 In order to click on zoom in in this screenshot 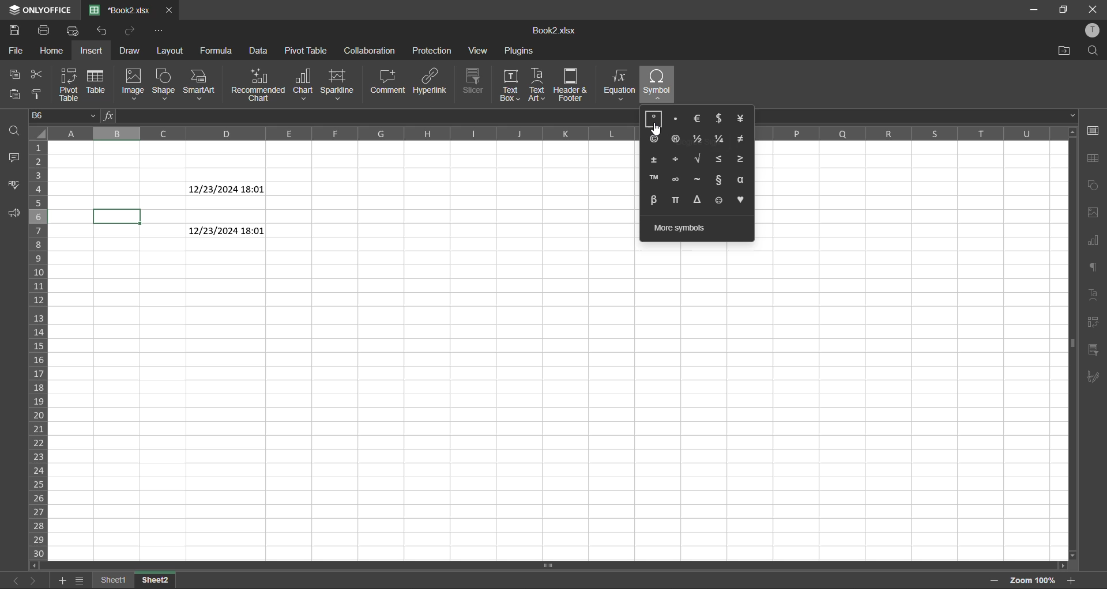, I will do `click(1068, 580)`.